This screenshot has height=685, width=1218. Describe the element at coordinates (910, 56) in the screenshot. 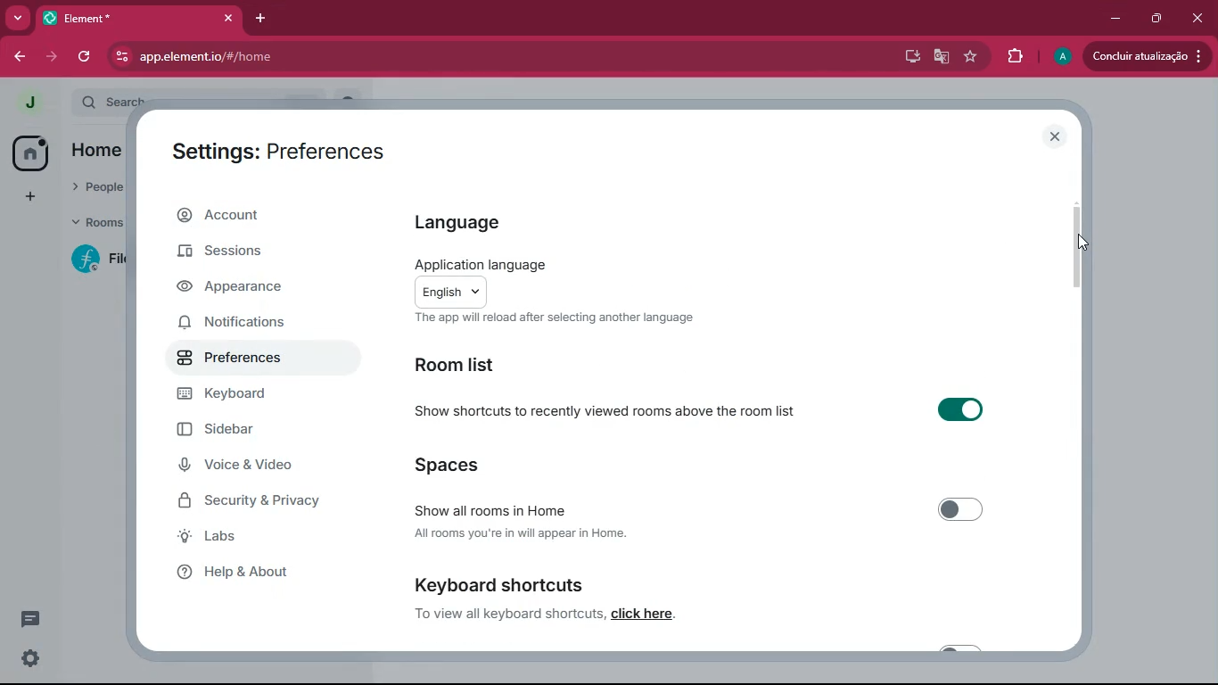

I see `desktop` at that location.